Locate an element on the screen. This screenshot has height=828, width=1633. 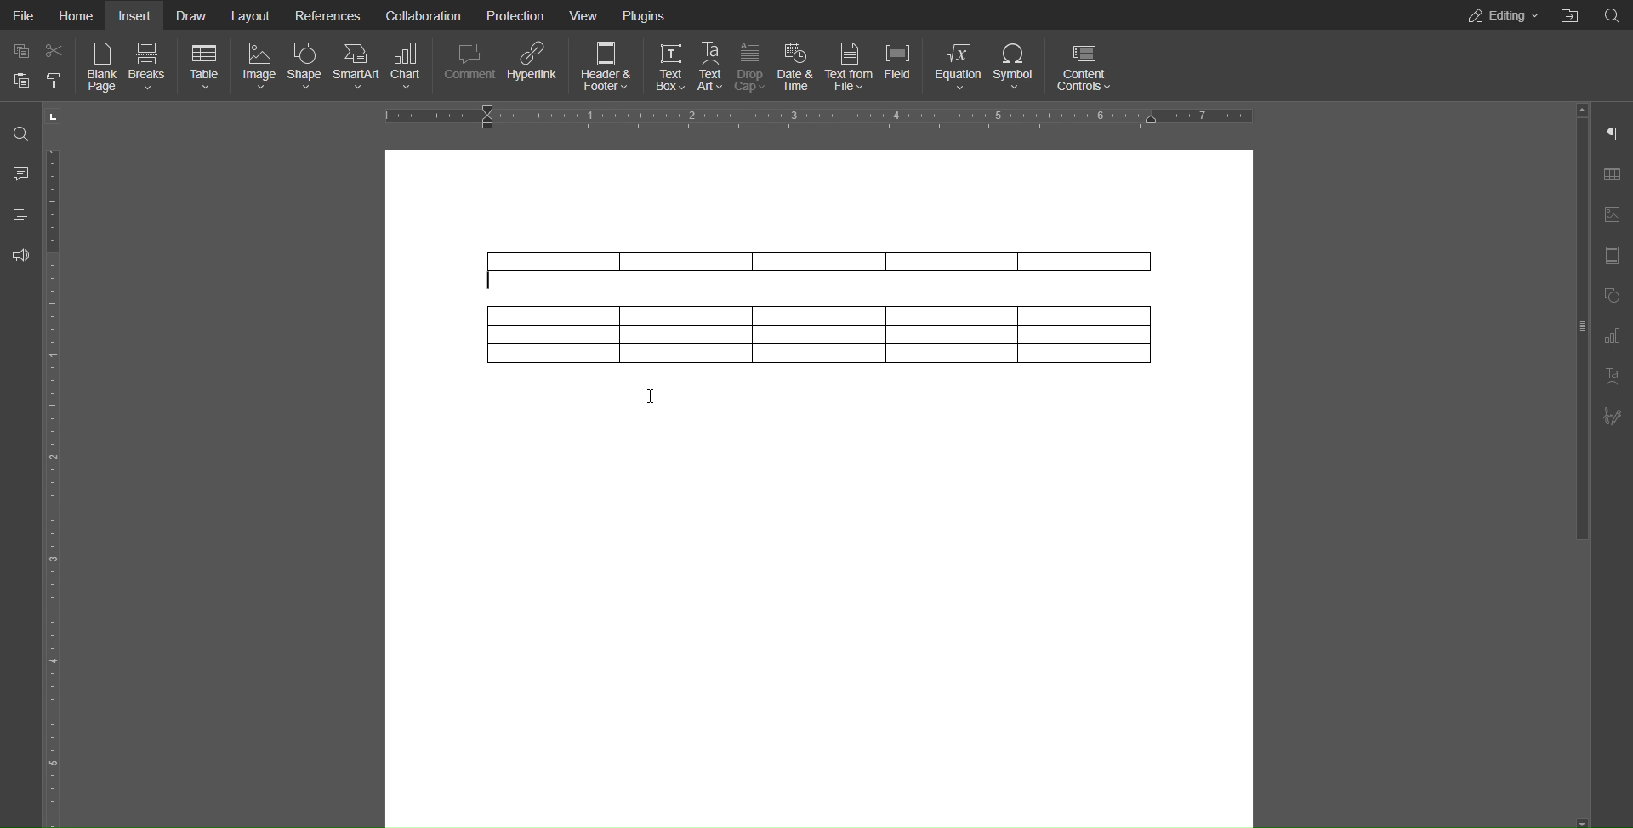
Table 2 is located at coordinates (822, 341).